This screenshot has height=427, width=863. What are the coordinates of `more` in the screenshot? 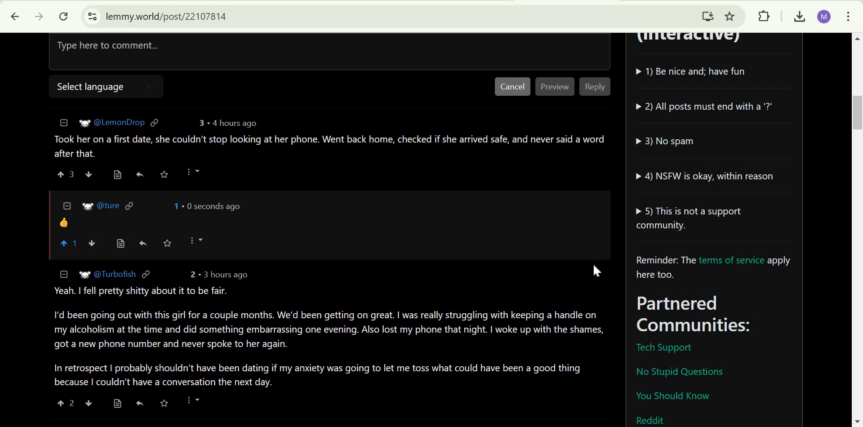 It's located at (194, 402).